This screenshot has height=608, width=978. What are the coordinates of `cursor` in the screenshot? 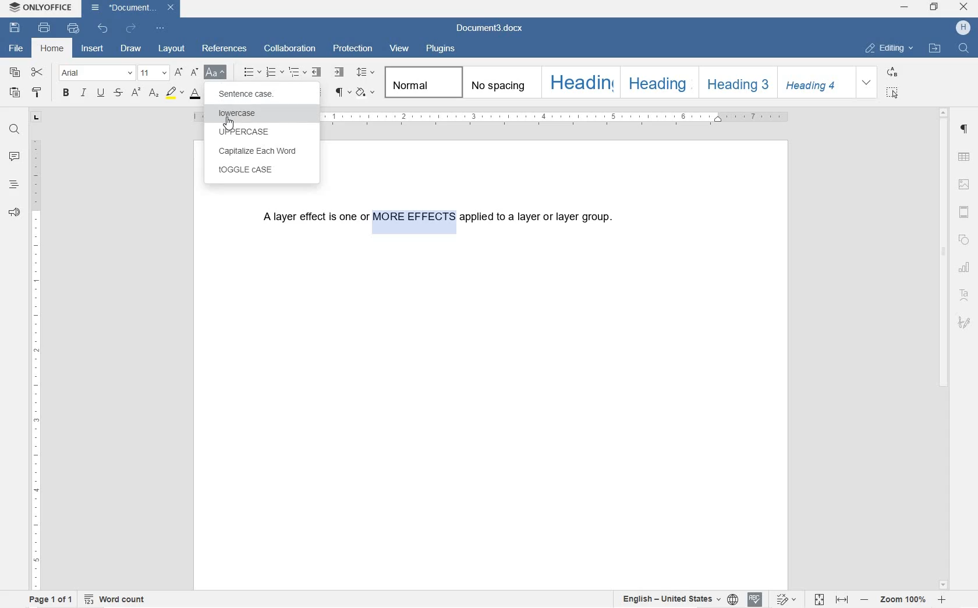 It's located at (229, 125).